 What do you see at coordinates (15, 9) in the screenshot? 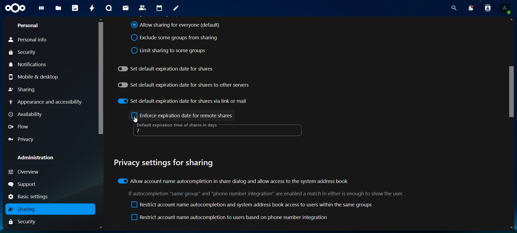
I see `icon` at bounding box center [15, 9].